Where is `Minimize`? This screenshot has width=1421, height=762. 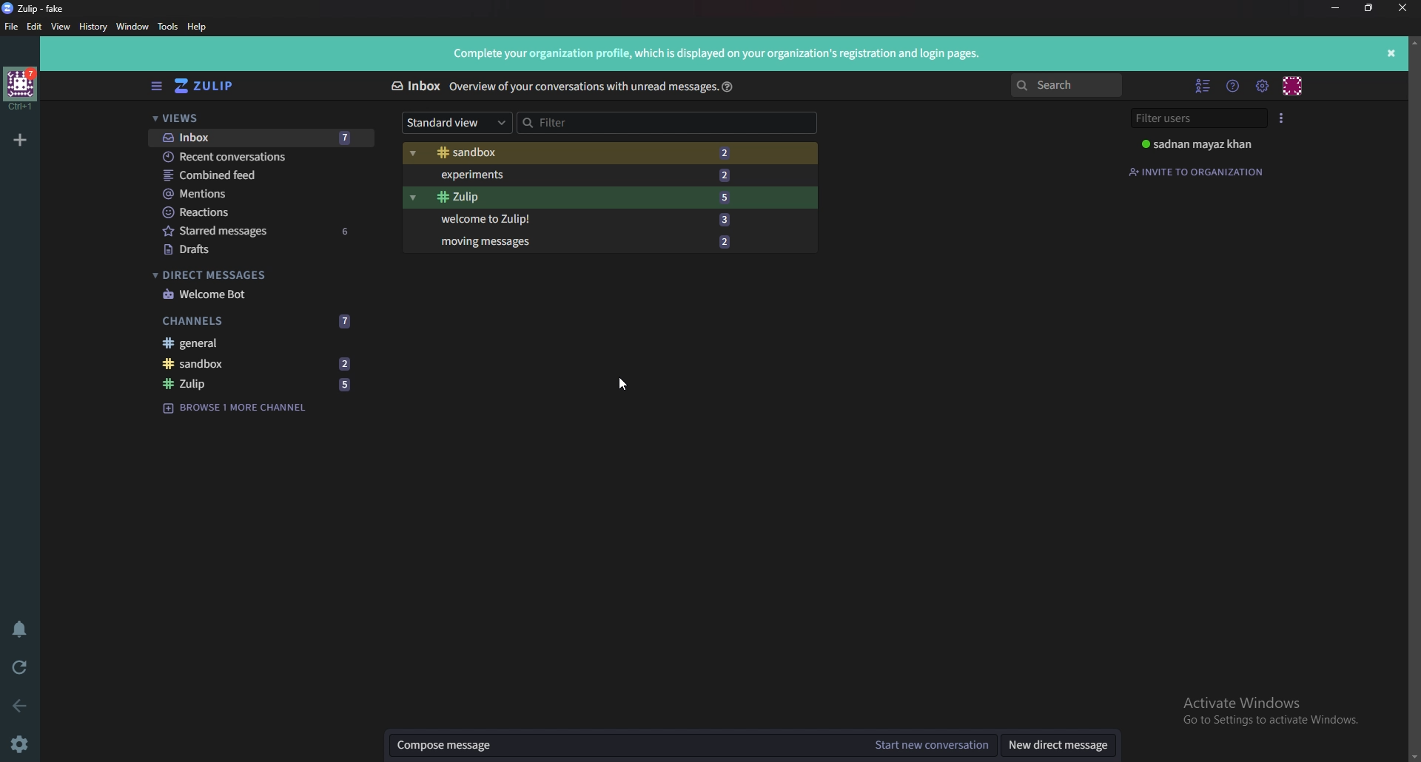
Minimize is located at coordinates (1337, 8).